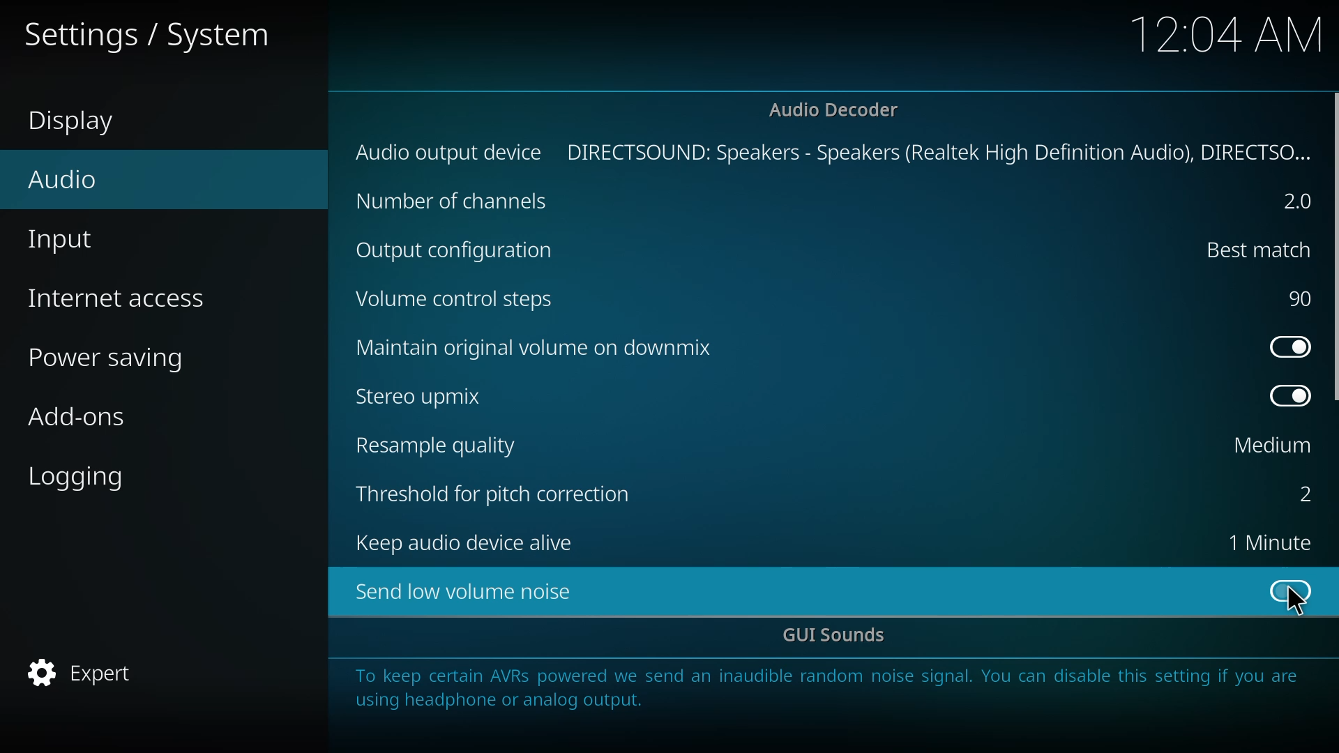 The width and height of the screenshot is (1339, 753). I want to click on directsound, so click(942, 150).